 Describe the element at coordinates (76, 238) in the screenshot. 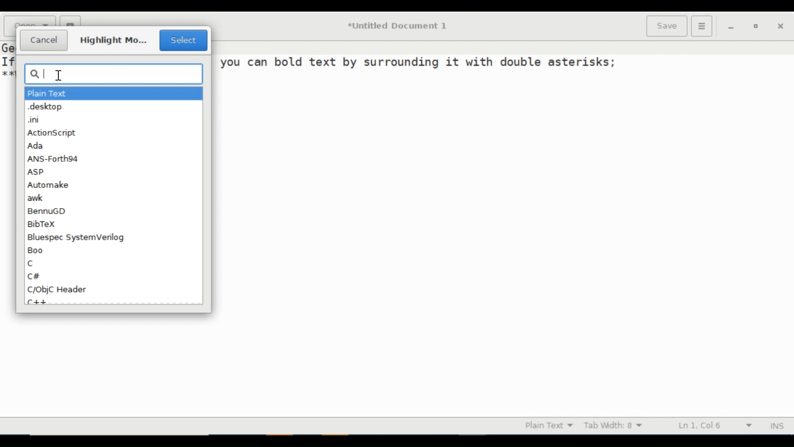

I see `Bluespec SystemVerilog` at that location.